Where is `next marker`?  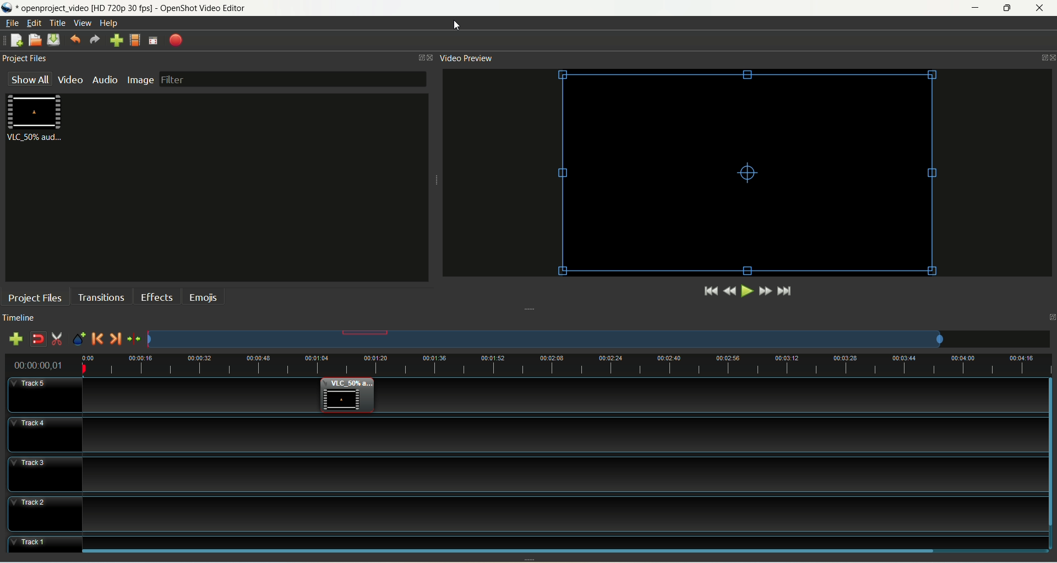
next marker is located at coordinates (115, 339).